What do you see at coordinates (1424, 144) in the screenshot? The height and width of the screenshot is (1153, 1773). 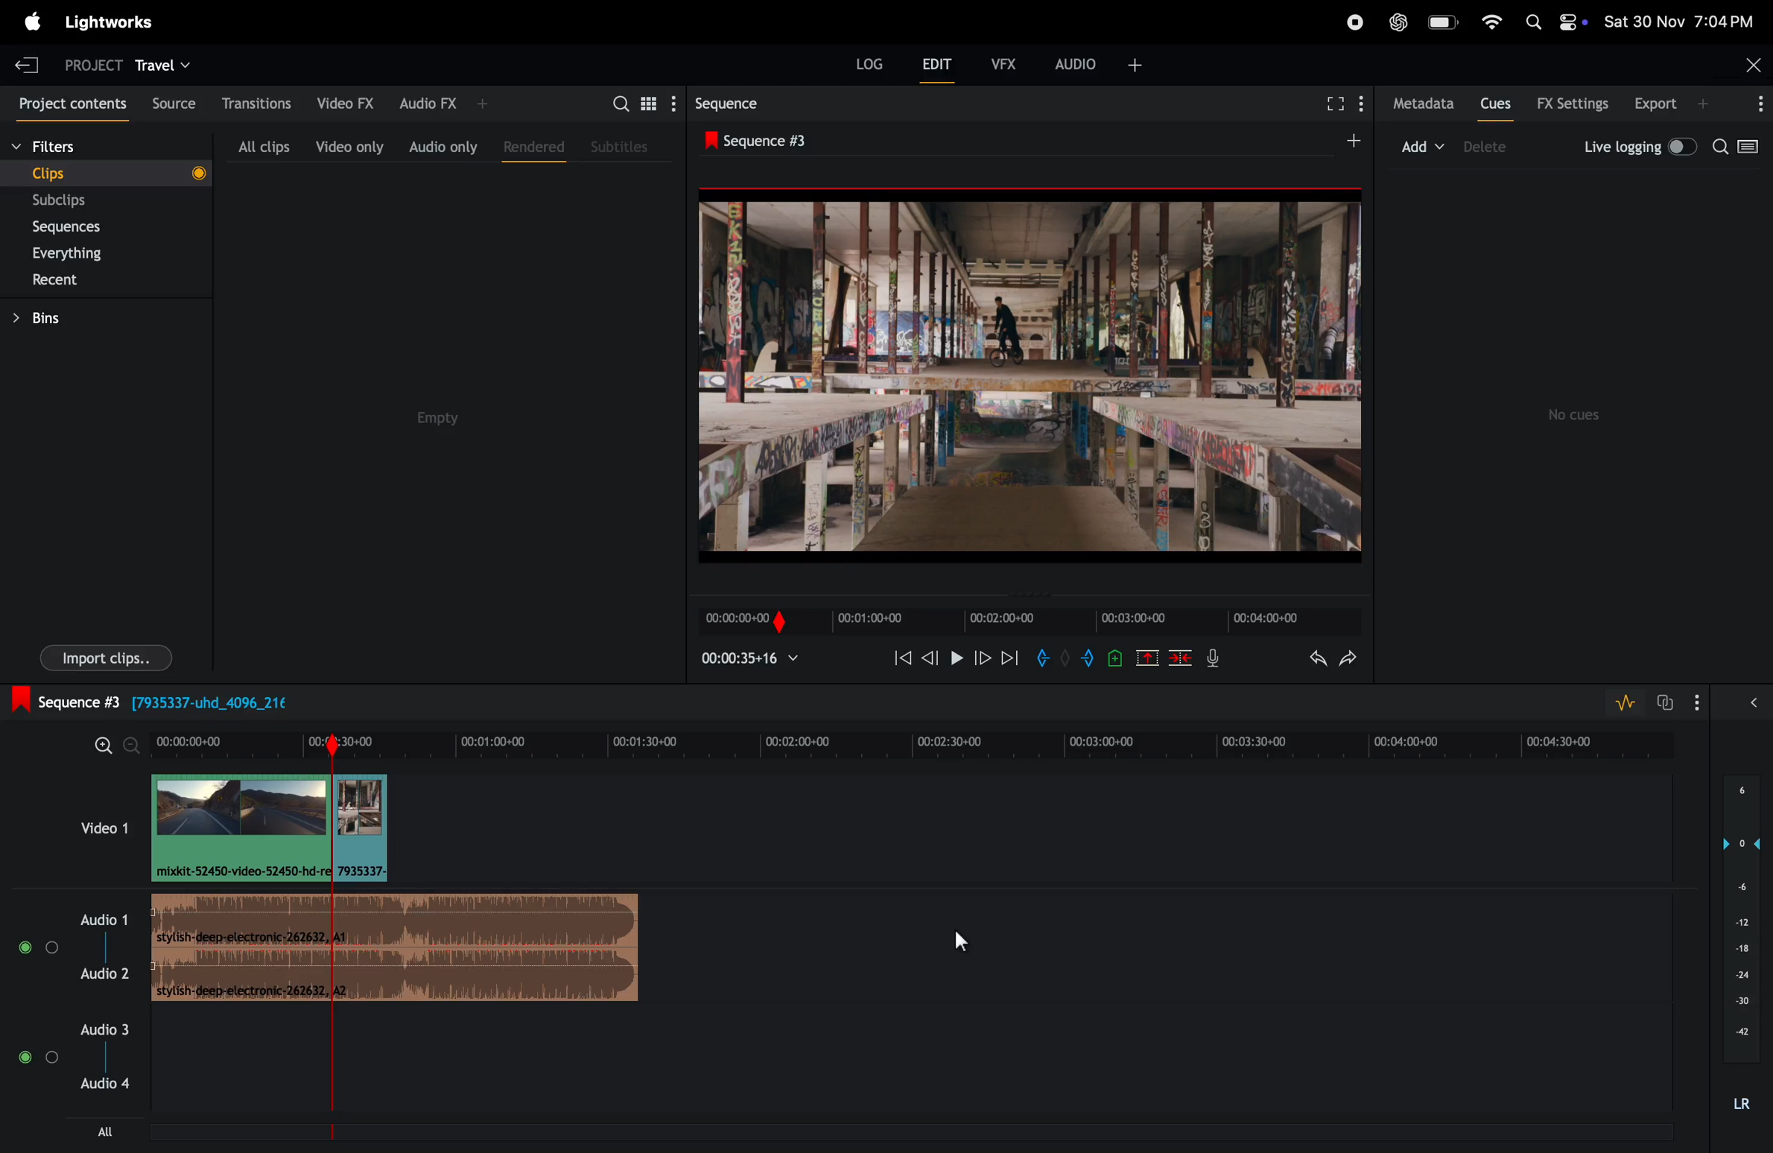 I see `add` at bounding box center [1424, 144].